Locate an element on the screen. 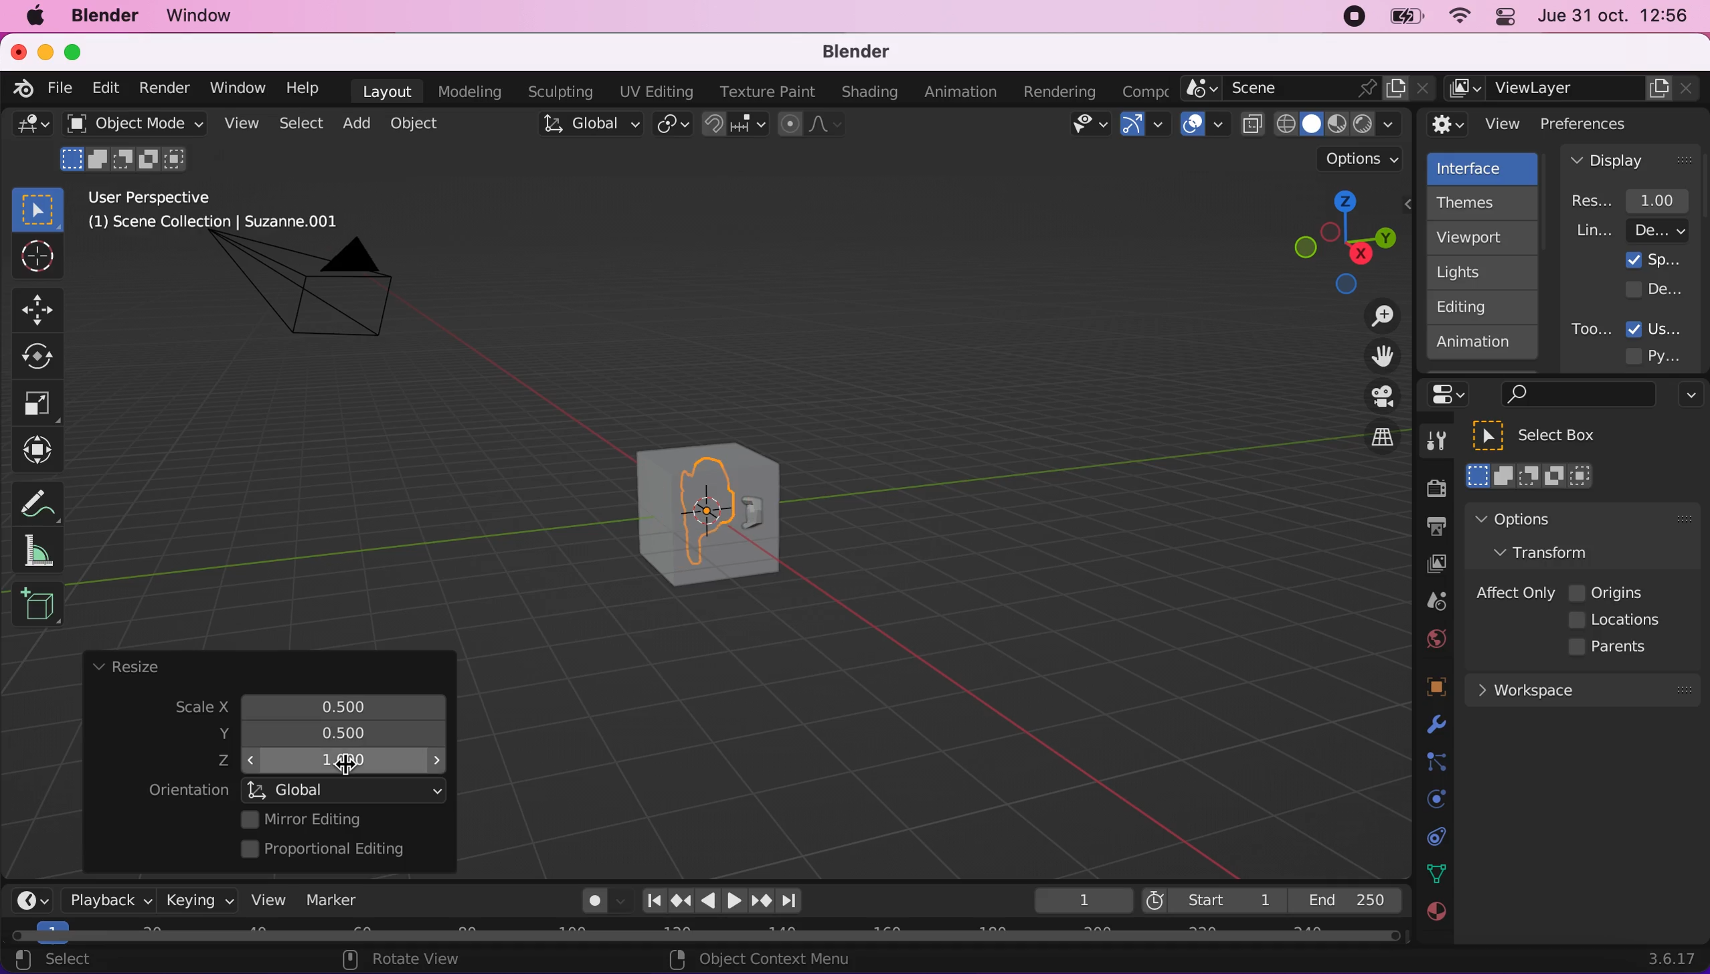  end 250 is located at coordinates (1345, 899).